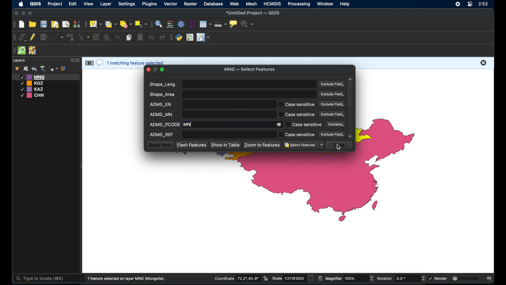 The width and height of the screenshot is (506, 285). What do you see at coordinates (130, 37) in the screenshot?
I see `copy` at bounding box center [130, 37].